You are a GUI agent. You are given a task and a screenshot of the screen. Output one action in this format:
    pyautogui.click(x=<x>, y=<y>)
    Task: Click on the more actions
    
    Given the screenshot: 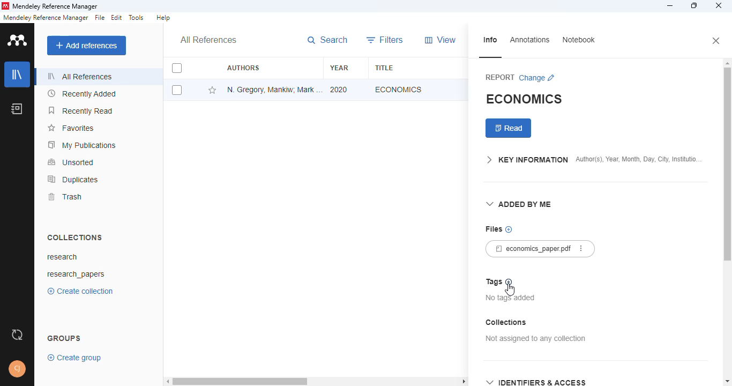 What is the action you would take?
    pyautogui.click(x=581, y=248)
    